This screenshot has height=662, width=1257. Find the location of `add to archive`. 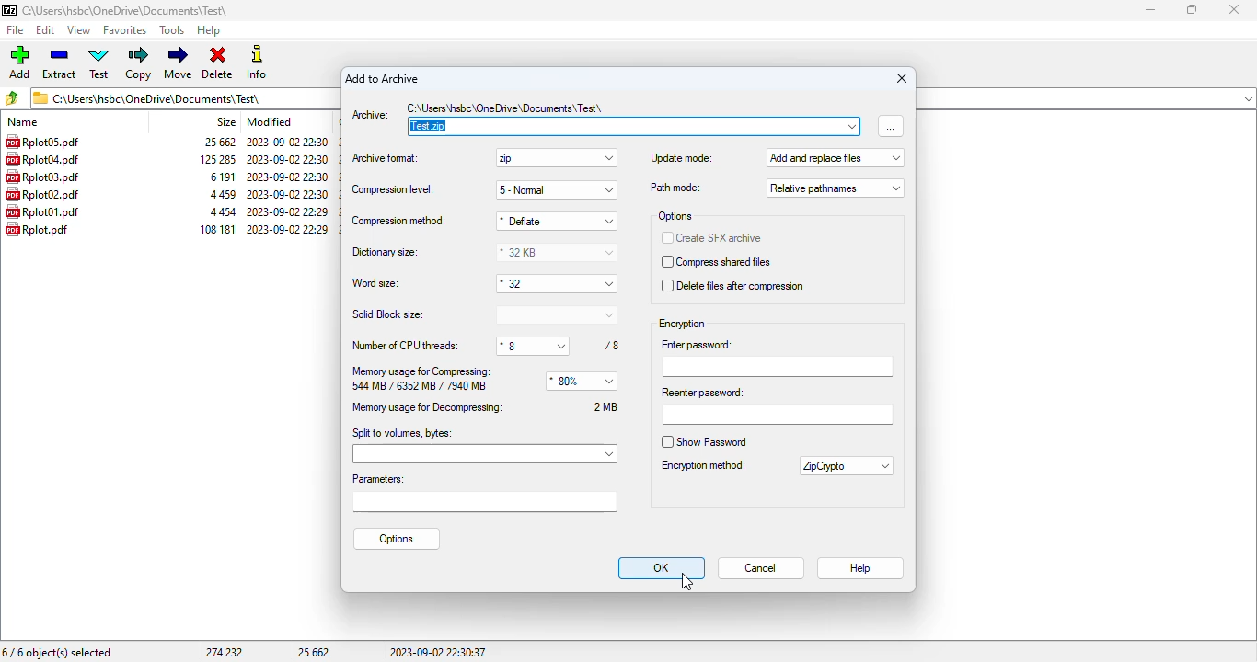

add to archive is located at coordinates (383, 78).